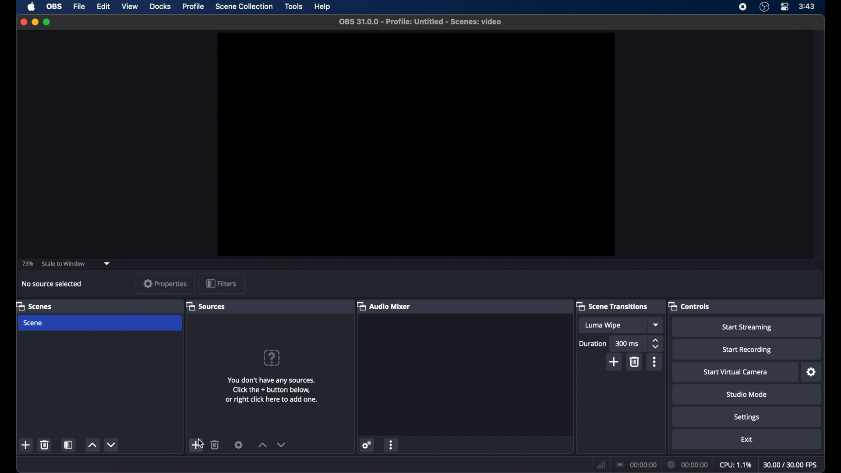 The width and height of the screenshot is (841, 473). Describe the element at coordinates (24, 22) in the screenshot. I see `close` at that location.